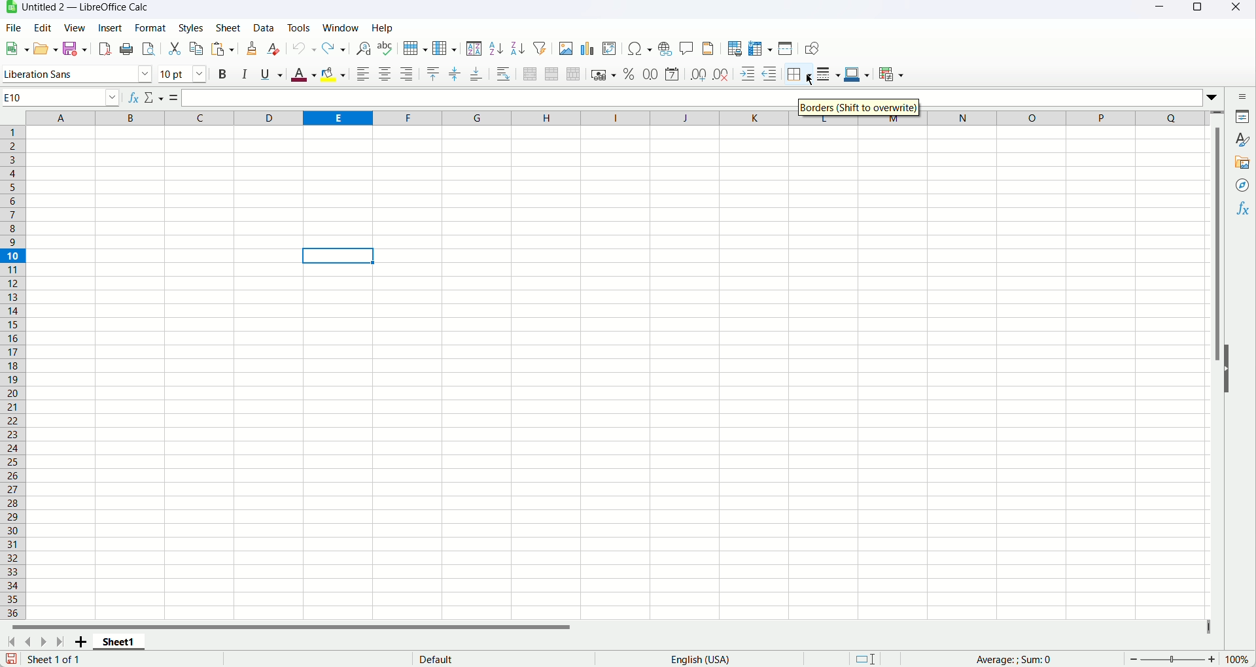 The width and height of the screenshot is (1256, 667). What do you see at coordinates (407, 73) in the screenshot?
I see `Align right` at bounding box center [407, 73].